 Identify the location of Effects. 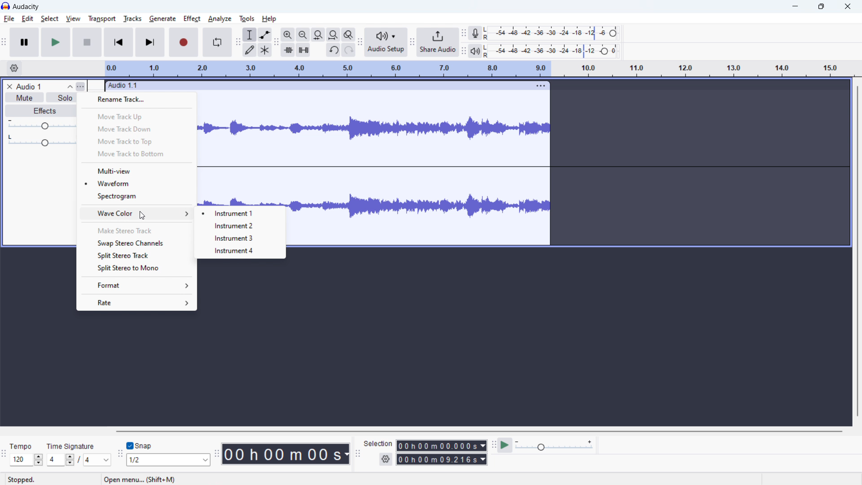
(44, 112).